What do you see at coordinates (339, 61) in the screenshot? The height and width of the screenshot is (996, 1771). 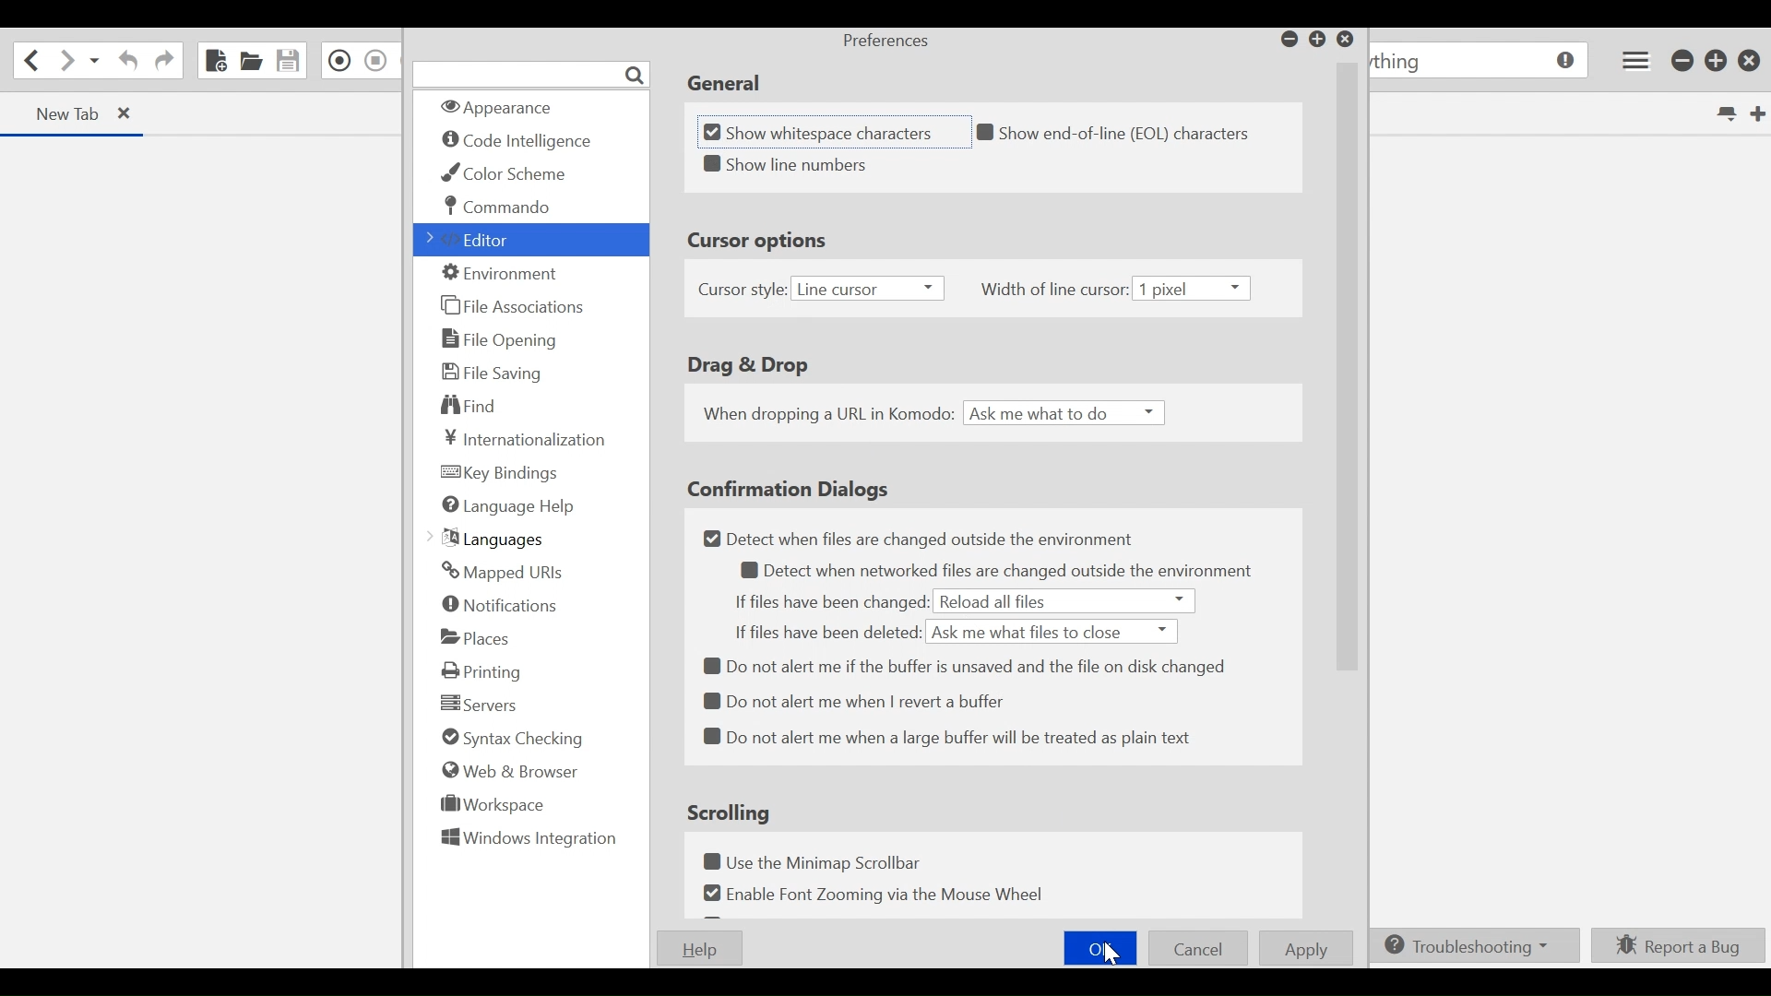 I see `Recording in Macro` at bounding box center [339, 61].